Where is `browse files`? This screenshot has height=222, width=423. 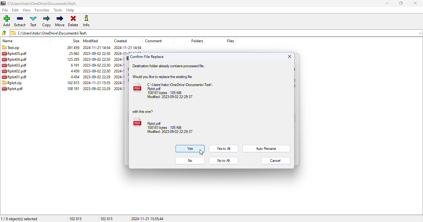
browse files is located at coordinates (4, 33).